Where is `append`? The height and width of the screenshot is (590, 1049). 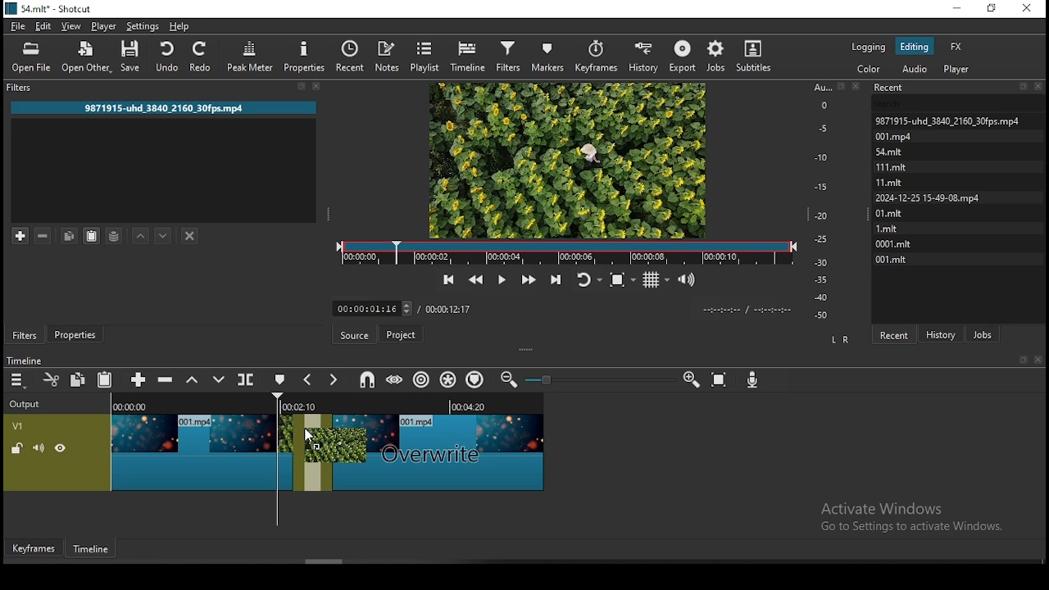
append is located at coordinates (139, 379).